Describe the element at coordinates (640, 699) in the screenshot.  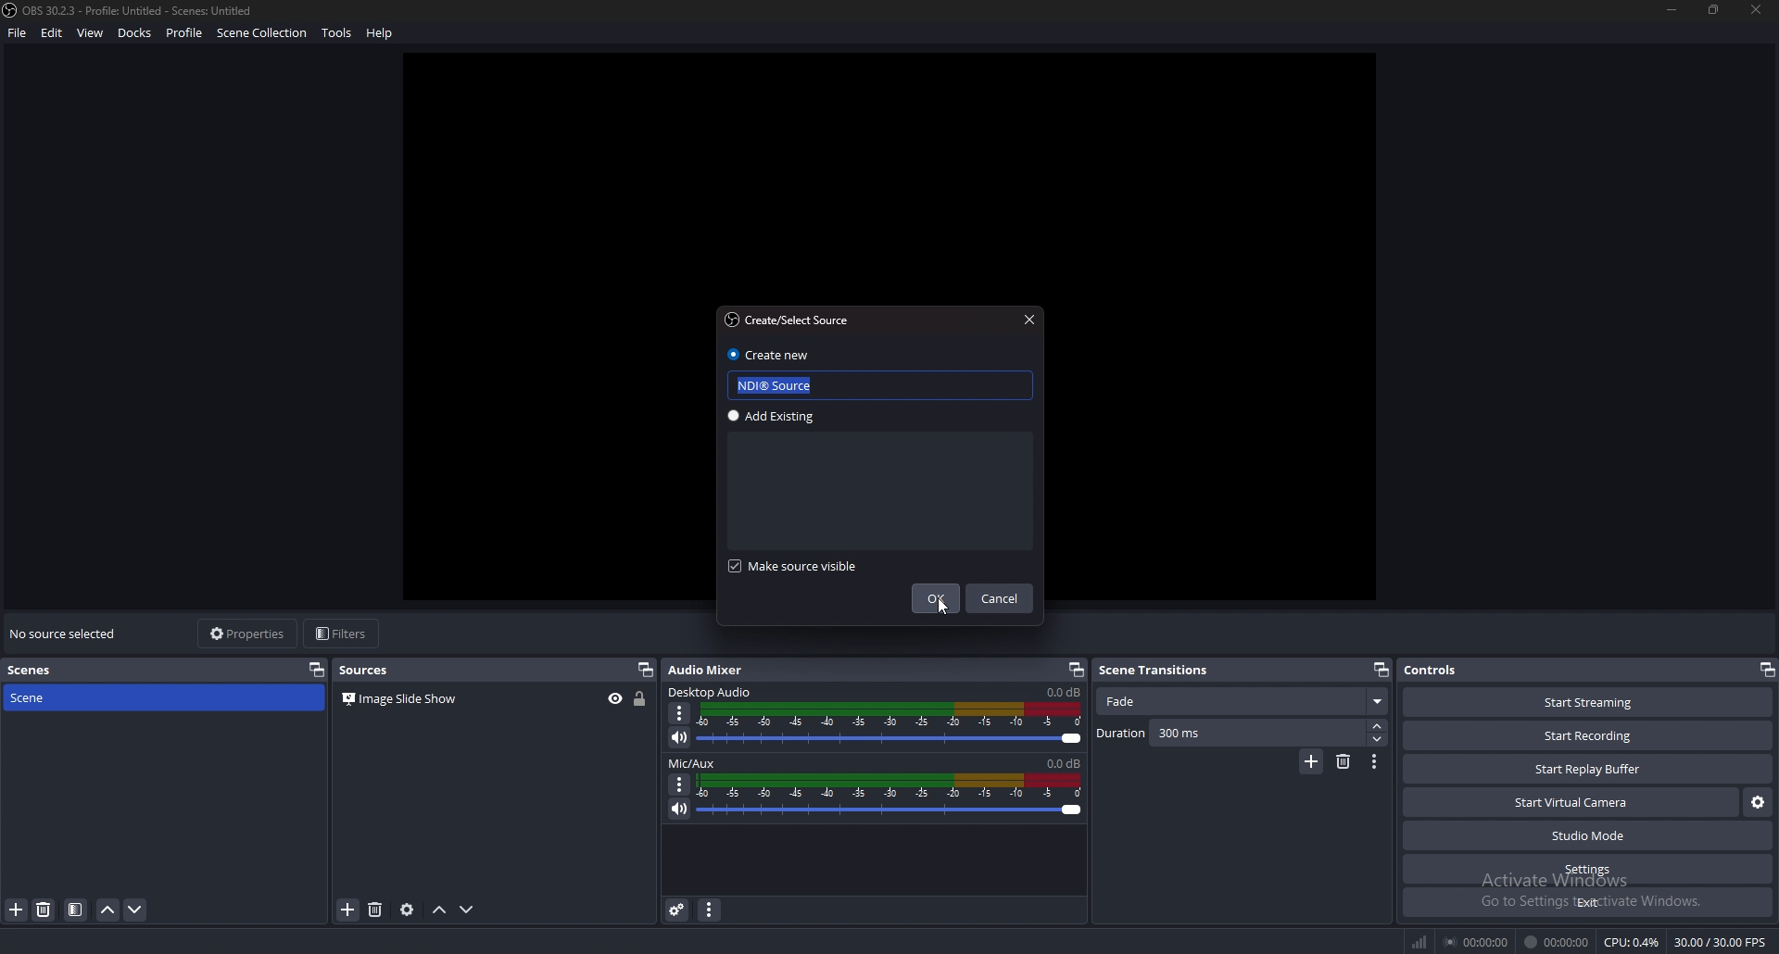
I see `lock` at that location.